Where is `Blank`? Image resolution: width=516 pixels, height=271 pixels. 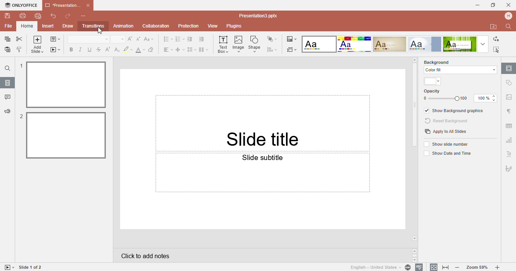 Blank is located at coordinates (319, 44).